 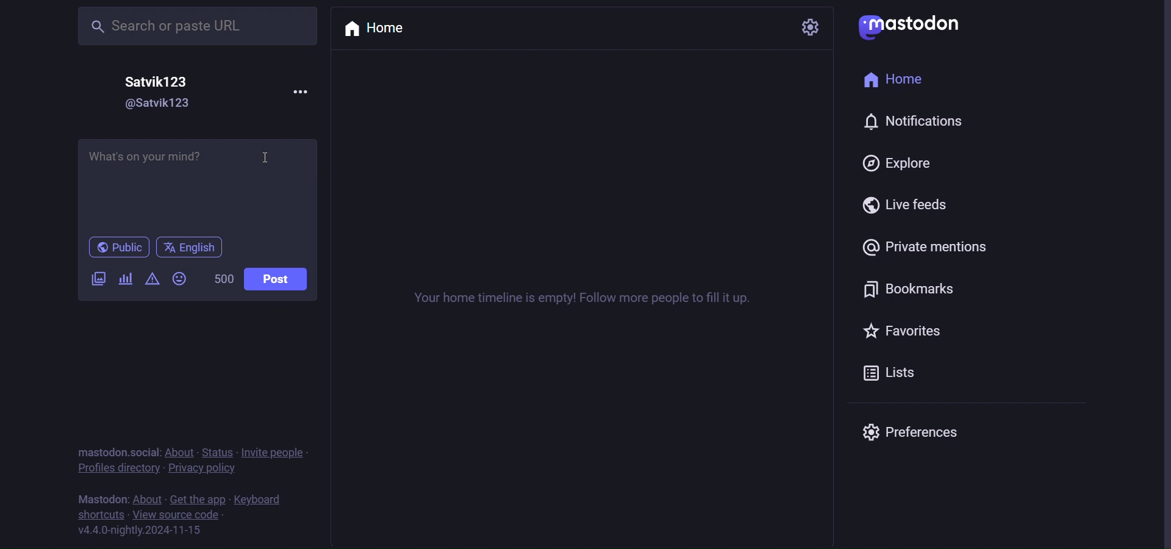 I want to click on text, so click(x=99, y=500).